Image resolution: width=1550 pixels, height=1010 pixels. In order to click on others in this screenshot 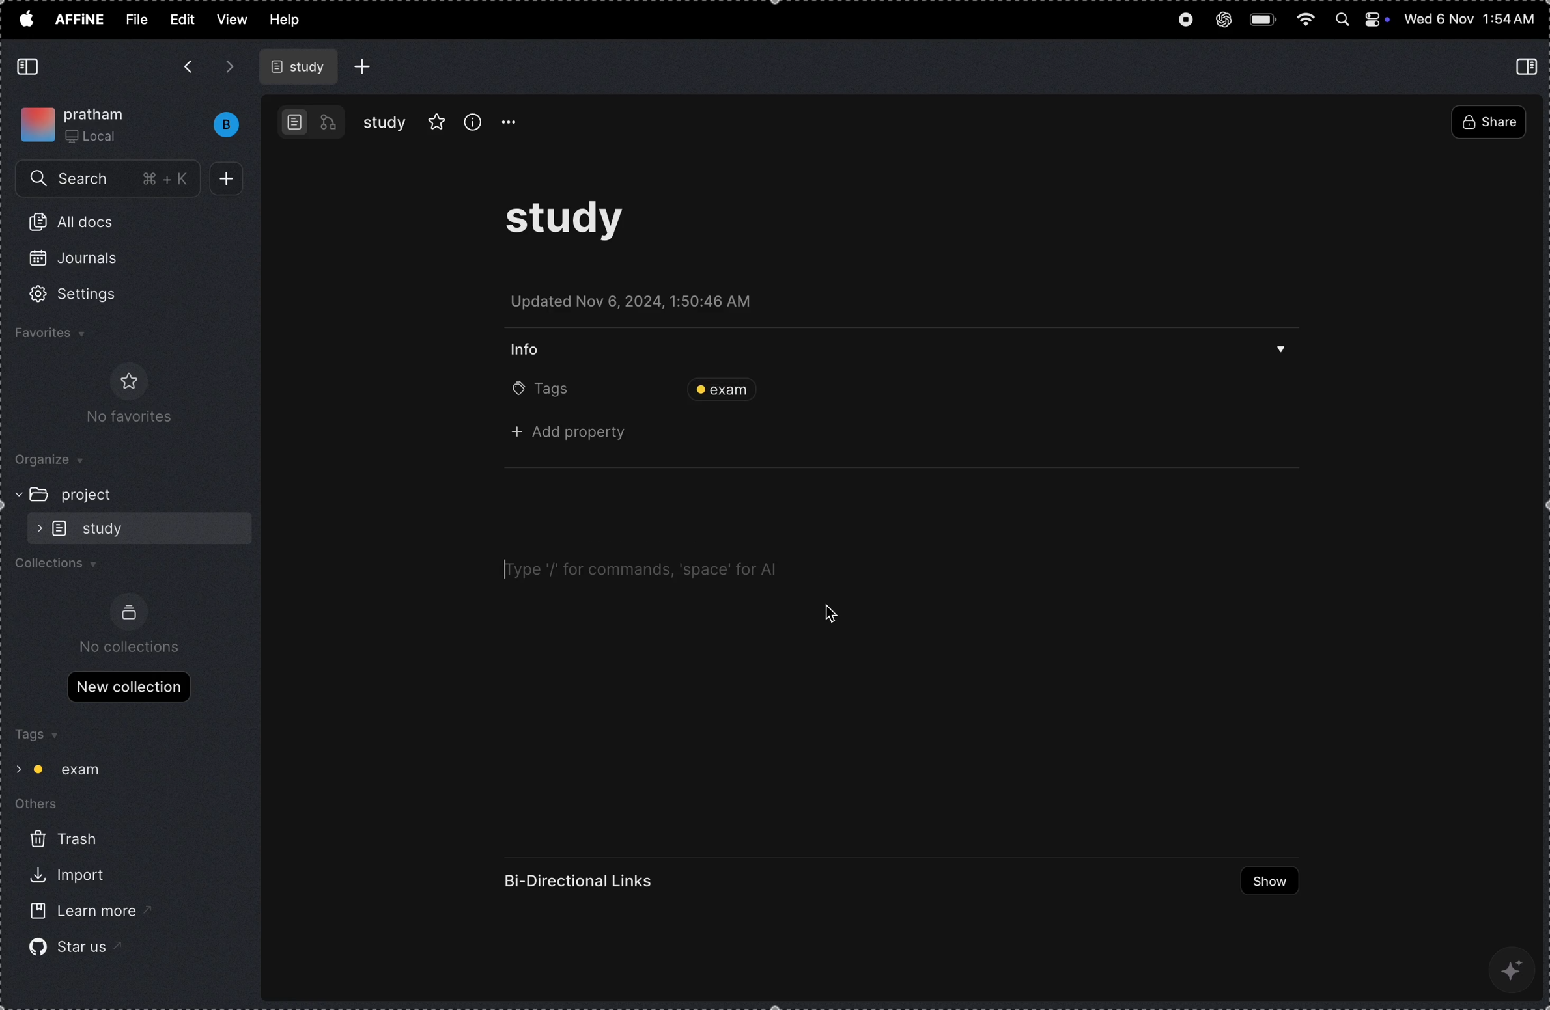, I will do `click(48, 806)`.